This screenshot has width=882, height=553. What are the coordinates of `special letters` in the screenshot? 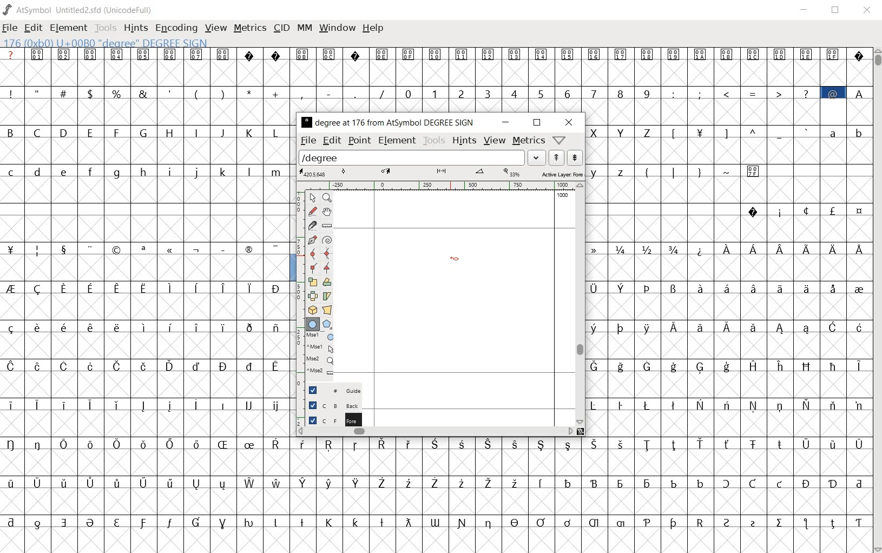 It's located at (725, 326).